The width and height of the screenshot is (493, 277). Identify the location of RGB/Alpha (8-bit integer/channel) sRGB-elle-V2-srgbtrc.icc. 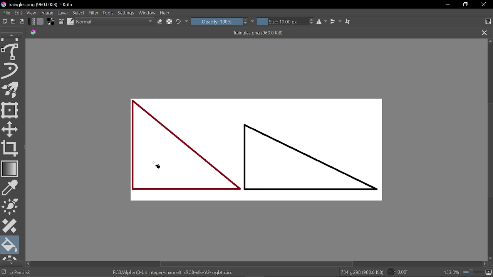
(171, 273).